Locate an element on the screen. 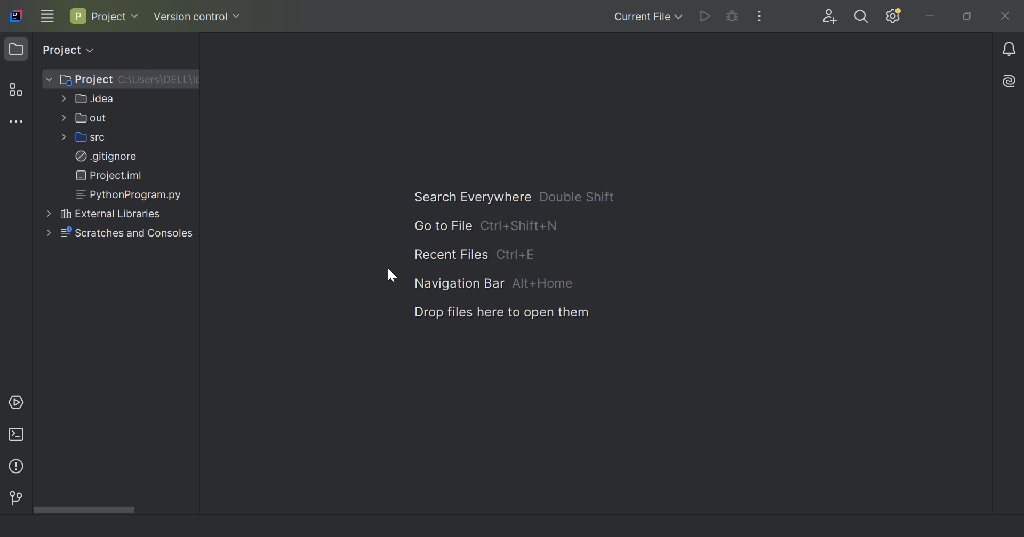  Problems is located at coordinates (15, 468).